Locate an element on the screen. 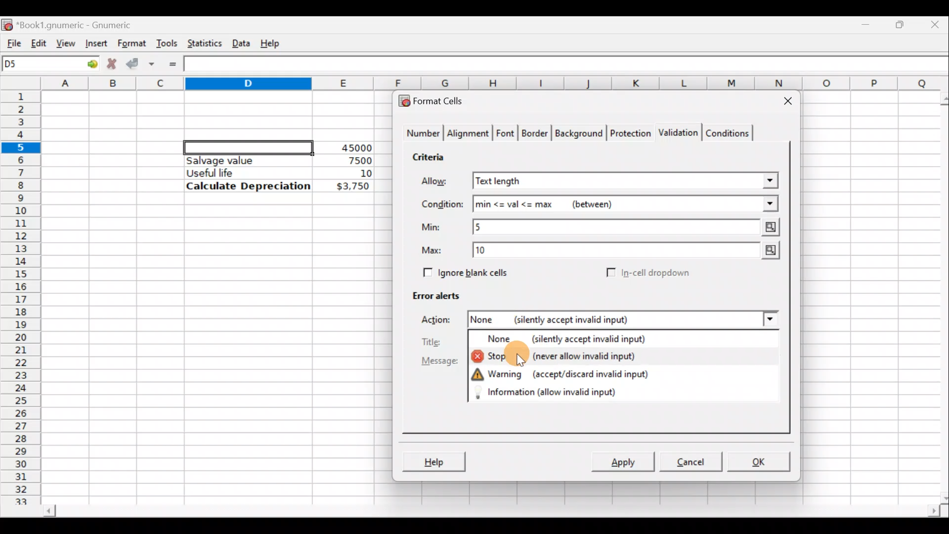 This screenshot has width=949, height=534. Background is located at coordinates (578, 133).